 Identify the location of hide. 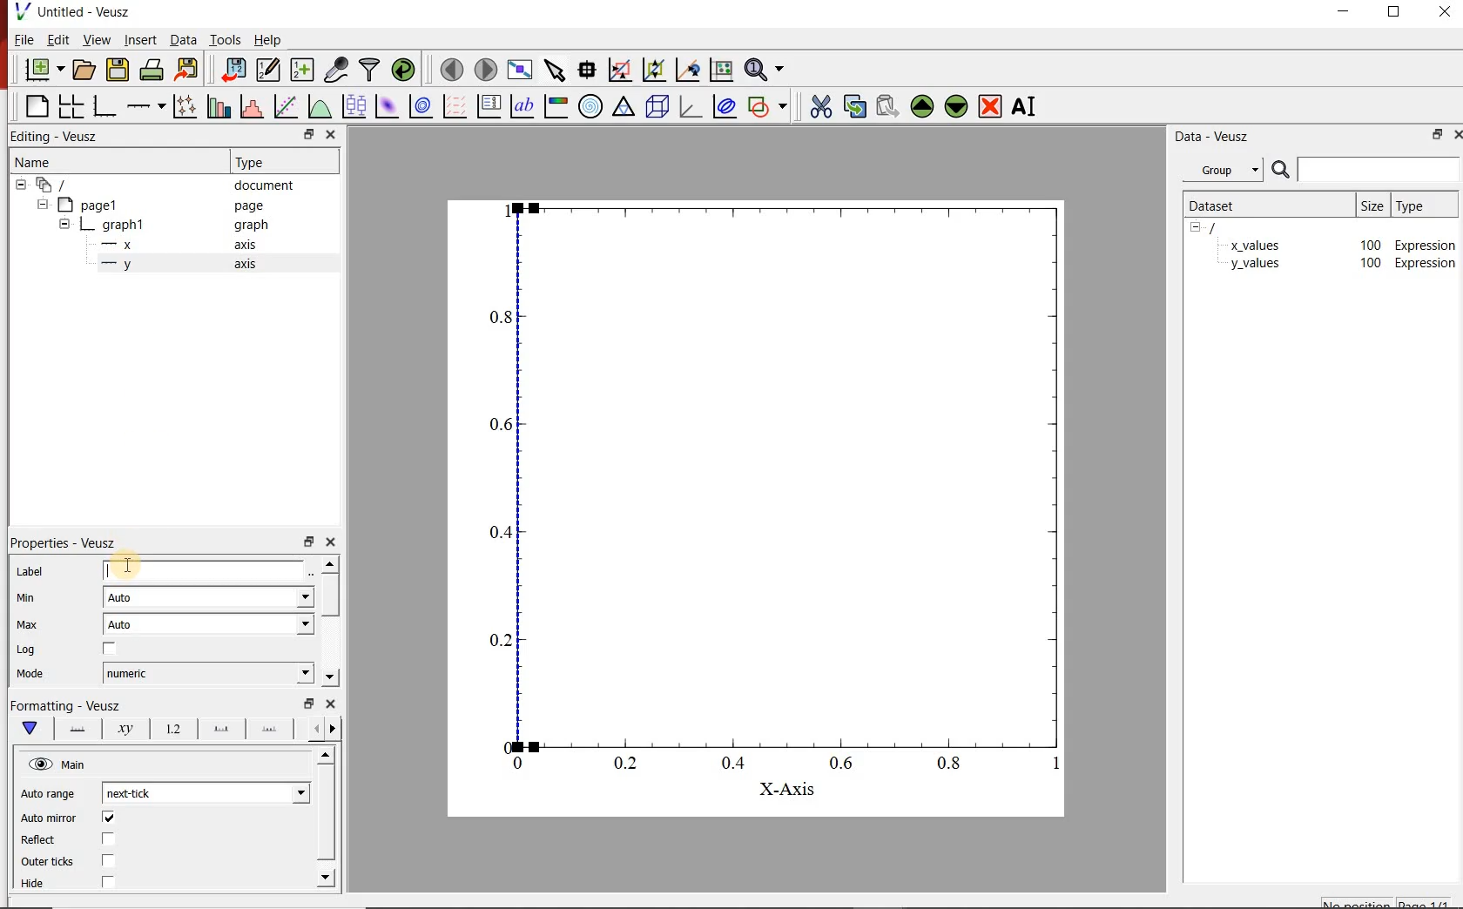
(64, 223).